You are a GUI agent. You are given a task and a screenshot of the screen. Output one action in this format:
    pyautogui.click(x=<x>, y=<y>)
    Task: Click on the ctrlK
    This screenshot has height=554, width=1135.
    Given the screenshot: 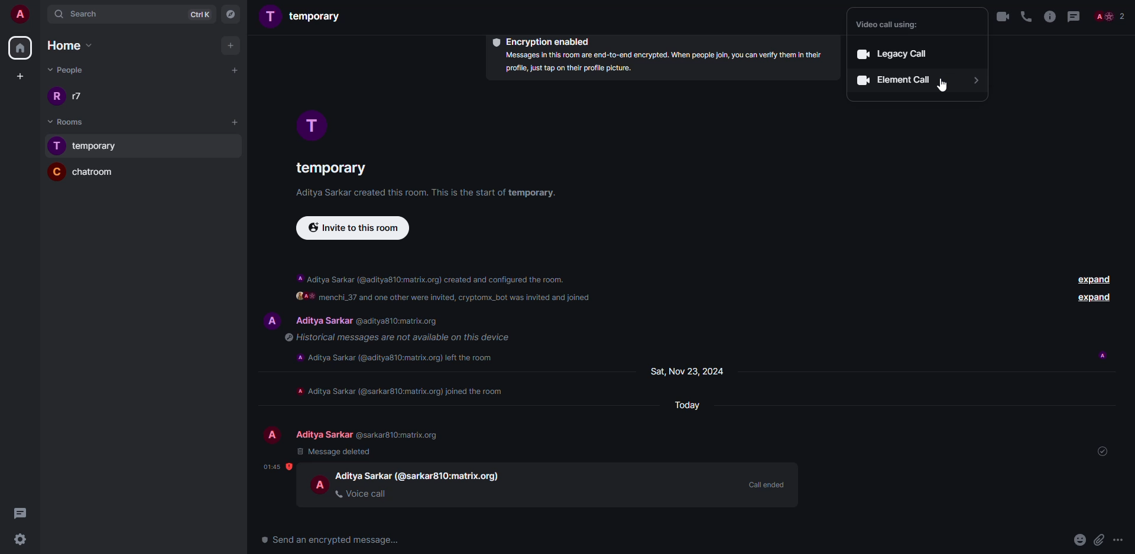 What is the action you would take?
    pyautogui.click(x=196, y=14)
    